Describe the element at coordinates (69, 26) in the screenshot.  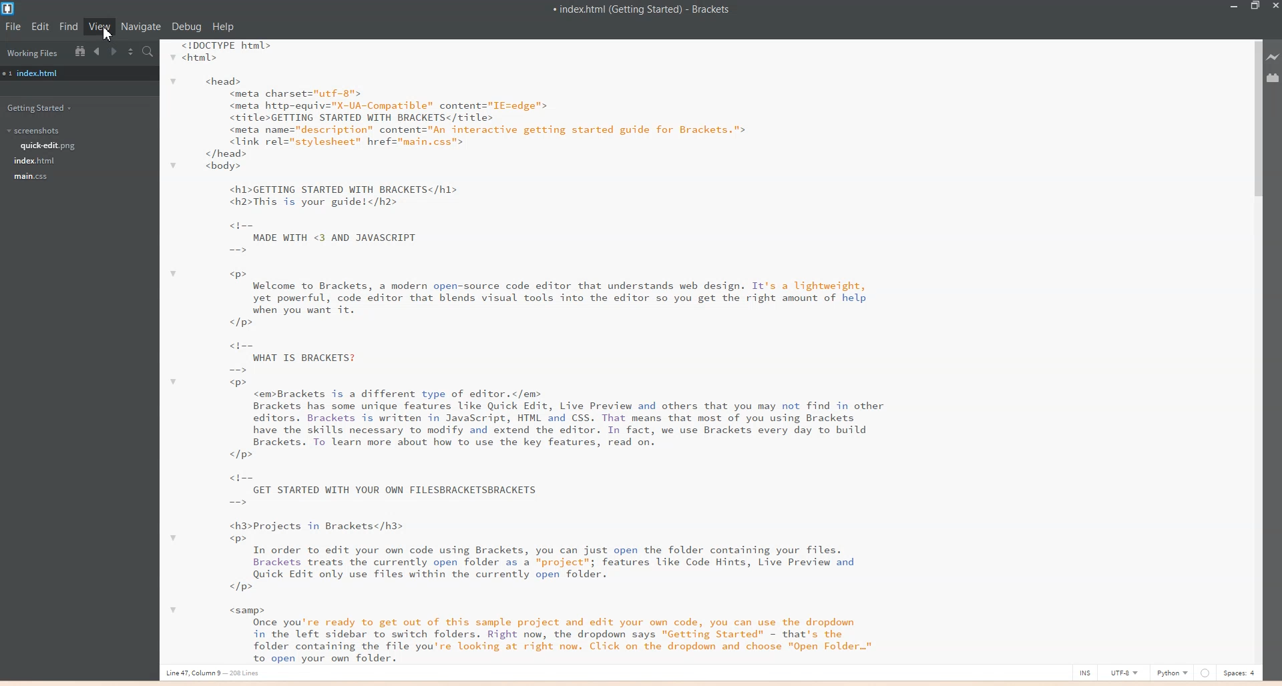
I see `Find` at that location.